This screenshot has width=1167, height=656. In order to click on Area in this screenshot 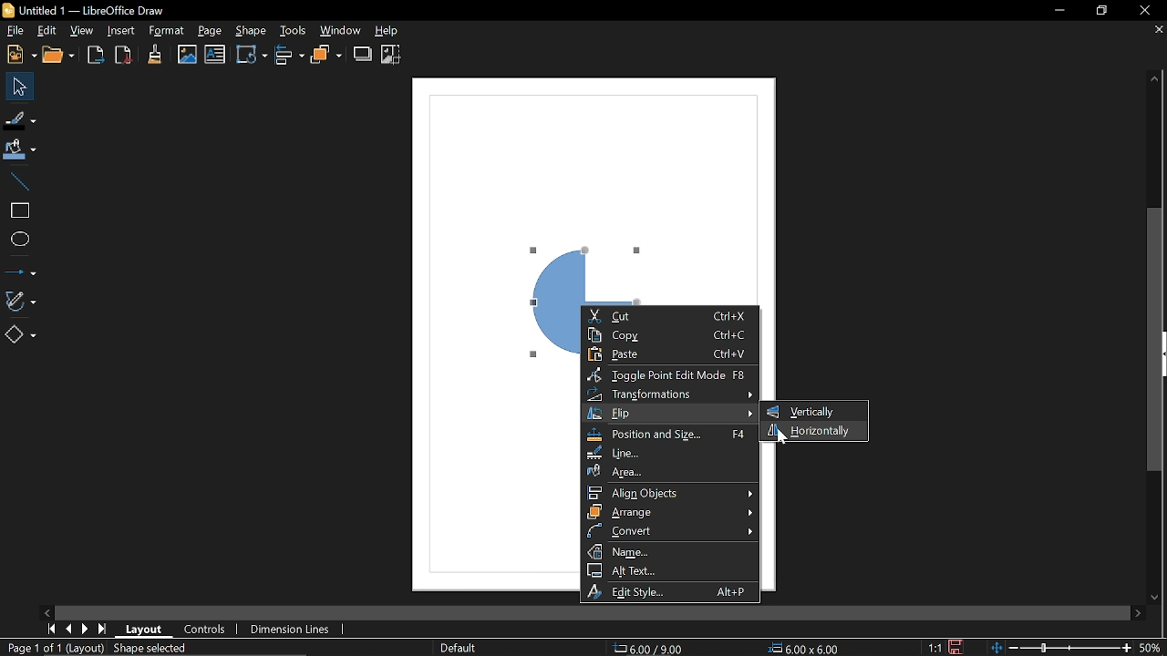, I will do `click(668, 472)`.